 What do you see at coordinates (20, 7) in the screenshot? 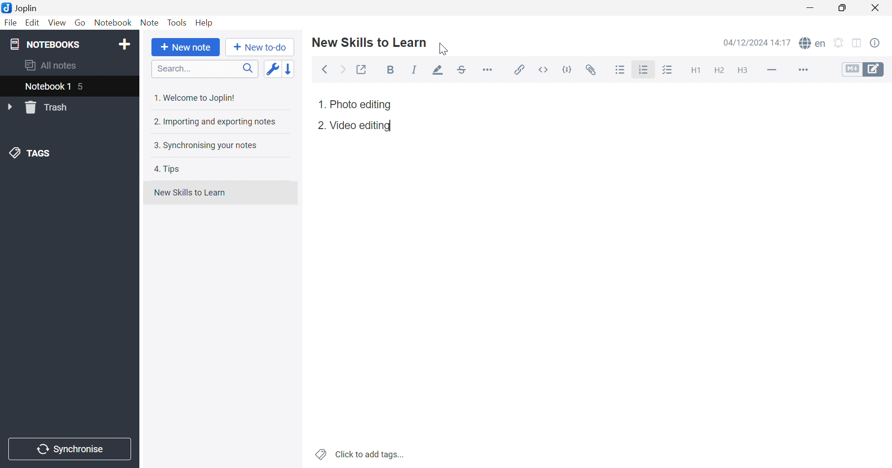
I see `Joplin` at bounding box center [20, 7].